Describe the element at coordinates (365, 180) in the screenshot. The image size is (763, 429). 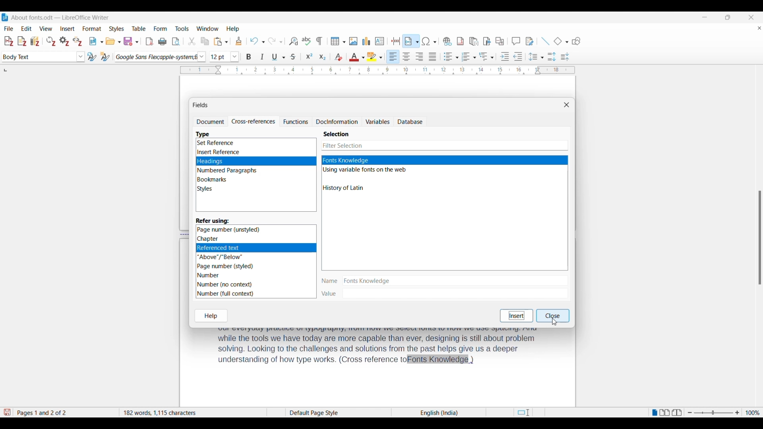
I see `Other selection options` at that location.